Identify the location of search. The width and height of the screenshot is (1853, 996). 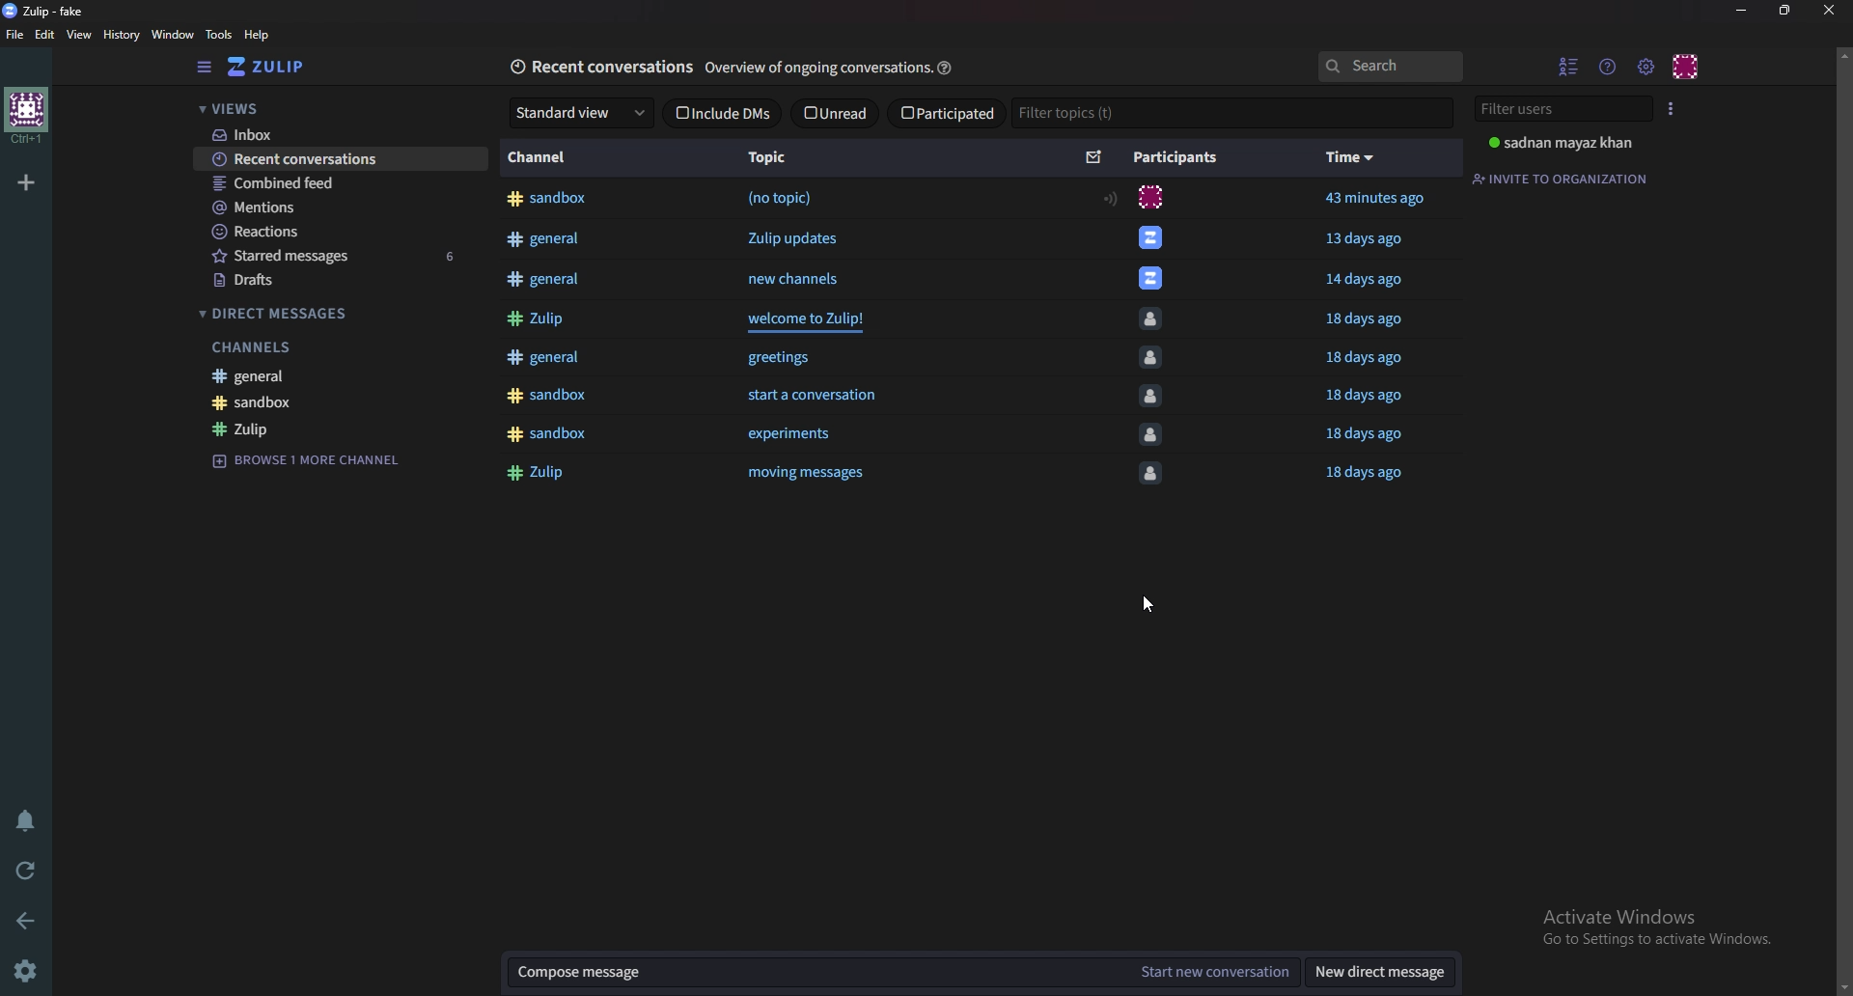
(1390, 66).